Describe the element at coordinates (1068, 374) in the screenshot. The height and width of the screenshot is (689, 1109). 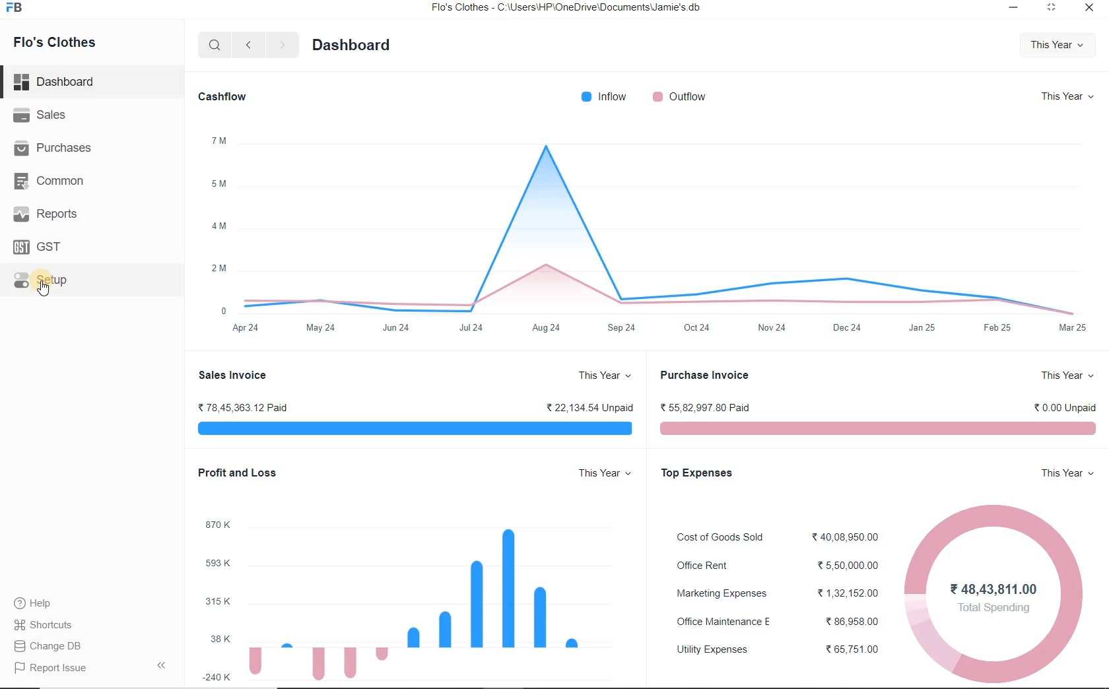
I see `This Year` at that location.